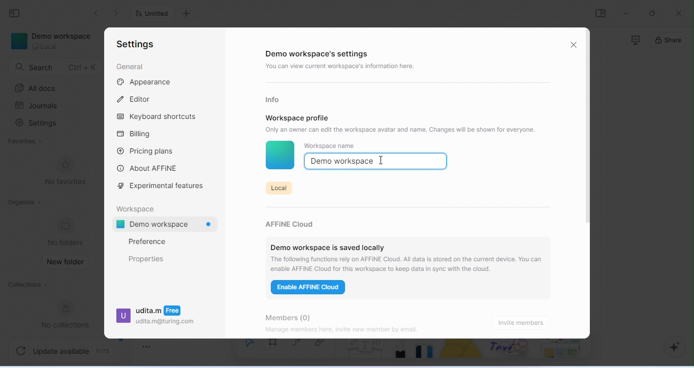 The width and height of the screenshot is (694, 368). I want to click on demo workspace is saved locally, so click(328, 244).